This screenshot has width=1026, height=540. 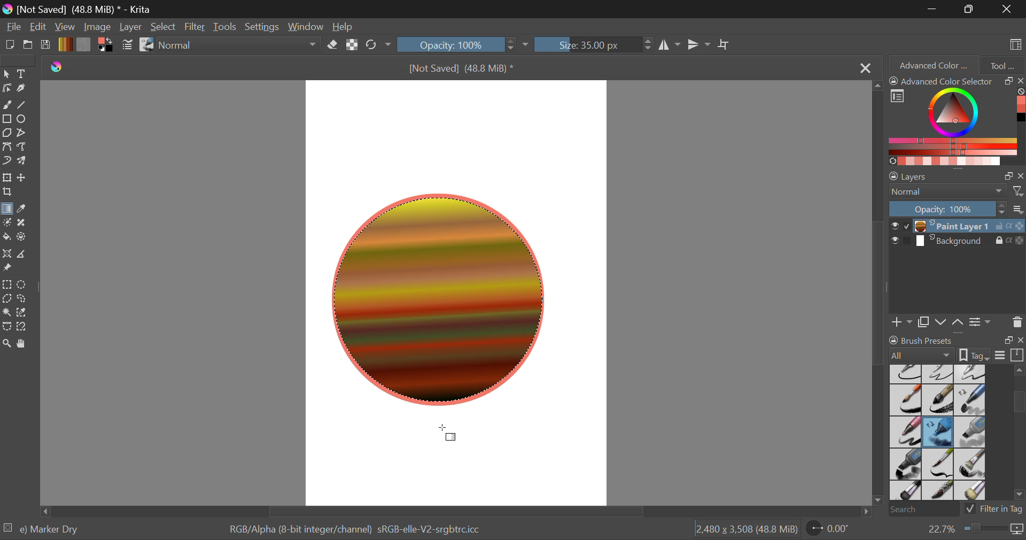 What do you see at coordinates (880, 295) in the screenshot?
I see `Scroll Bar` at bounding box center [880, 295].